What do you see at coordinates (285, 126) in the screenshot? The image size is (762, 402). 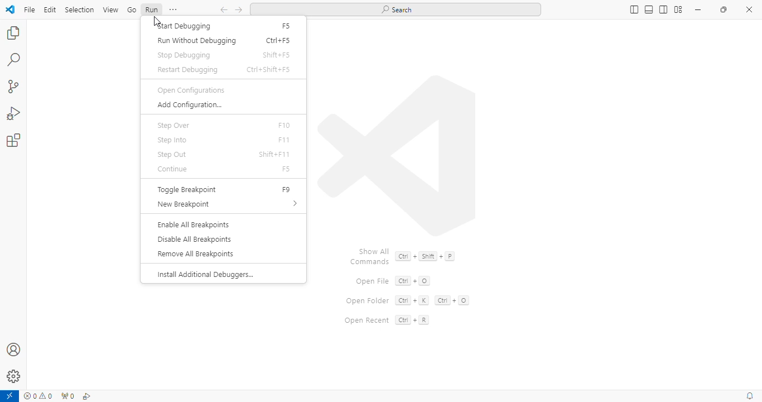 I see `f10` at bounding box center [285, 126].